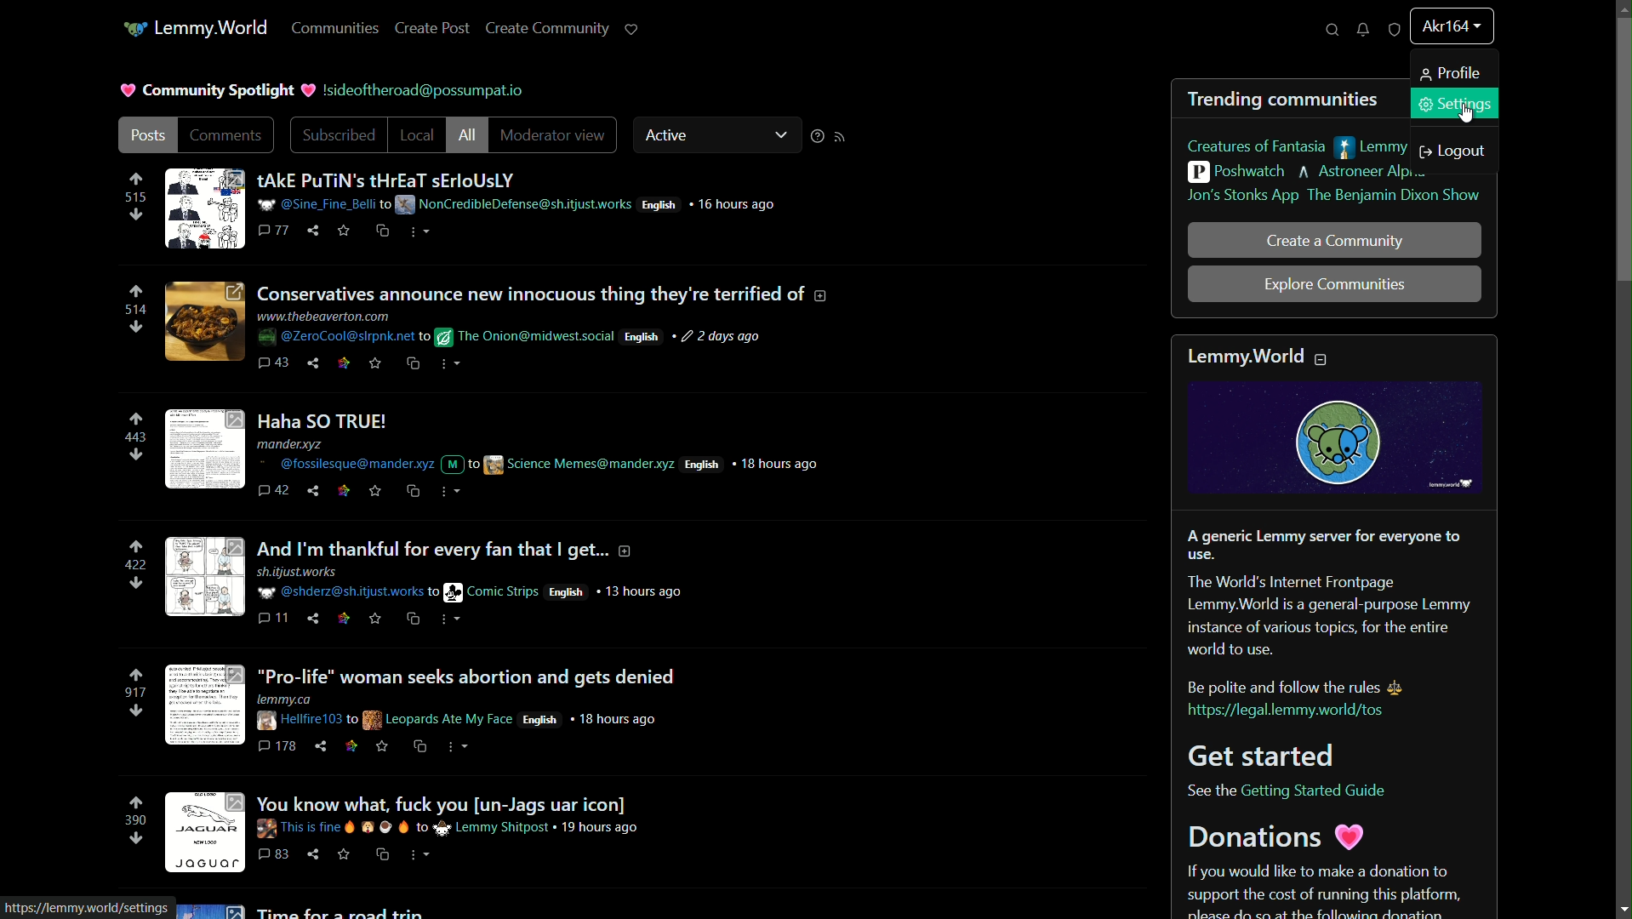 Image resolution: width=1632 pixels, height=919 pixels. I want to click on upvote, so click(135, 548).